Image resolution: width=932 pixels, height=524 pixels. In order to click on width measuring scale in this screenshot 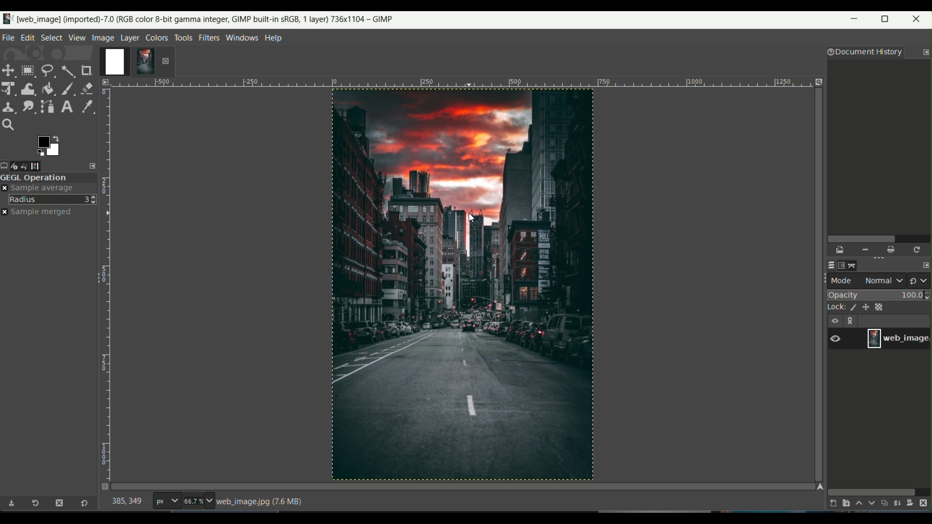, I will do `click(459, 85)`.